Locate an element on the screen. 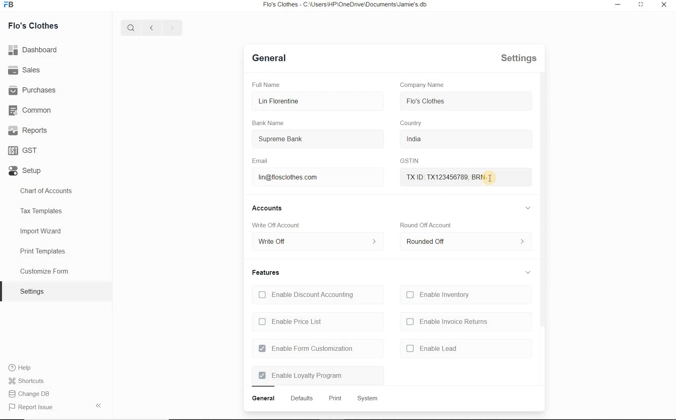 This screenshot has height=420, width=676. Print Templates is located at coordinates (42, 251).